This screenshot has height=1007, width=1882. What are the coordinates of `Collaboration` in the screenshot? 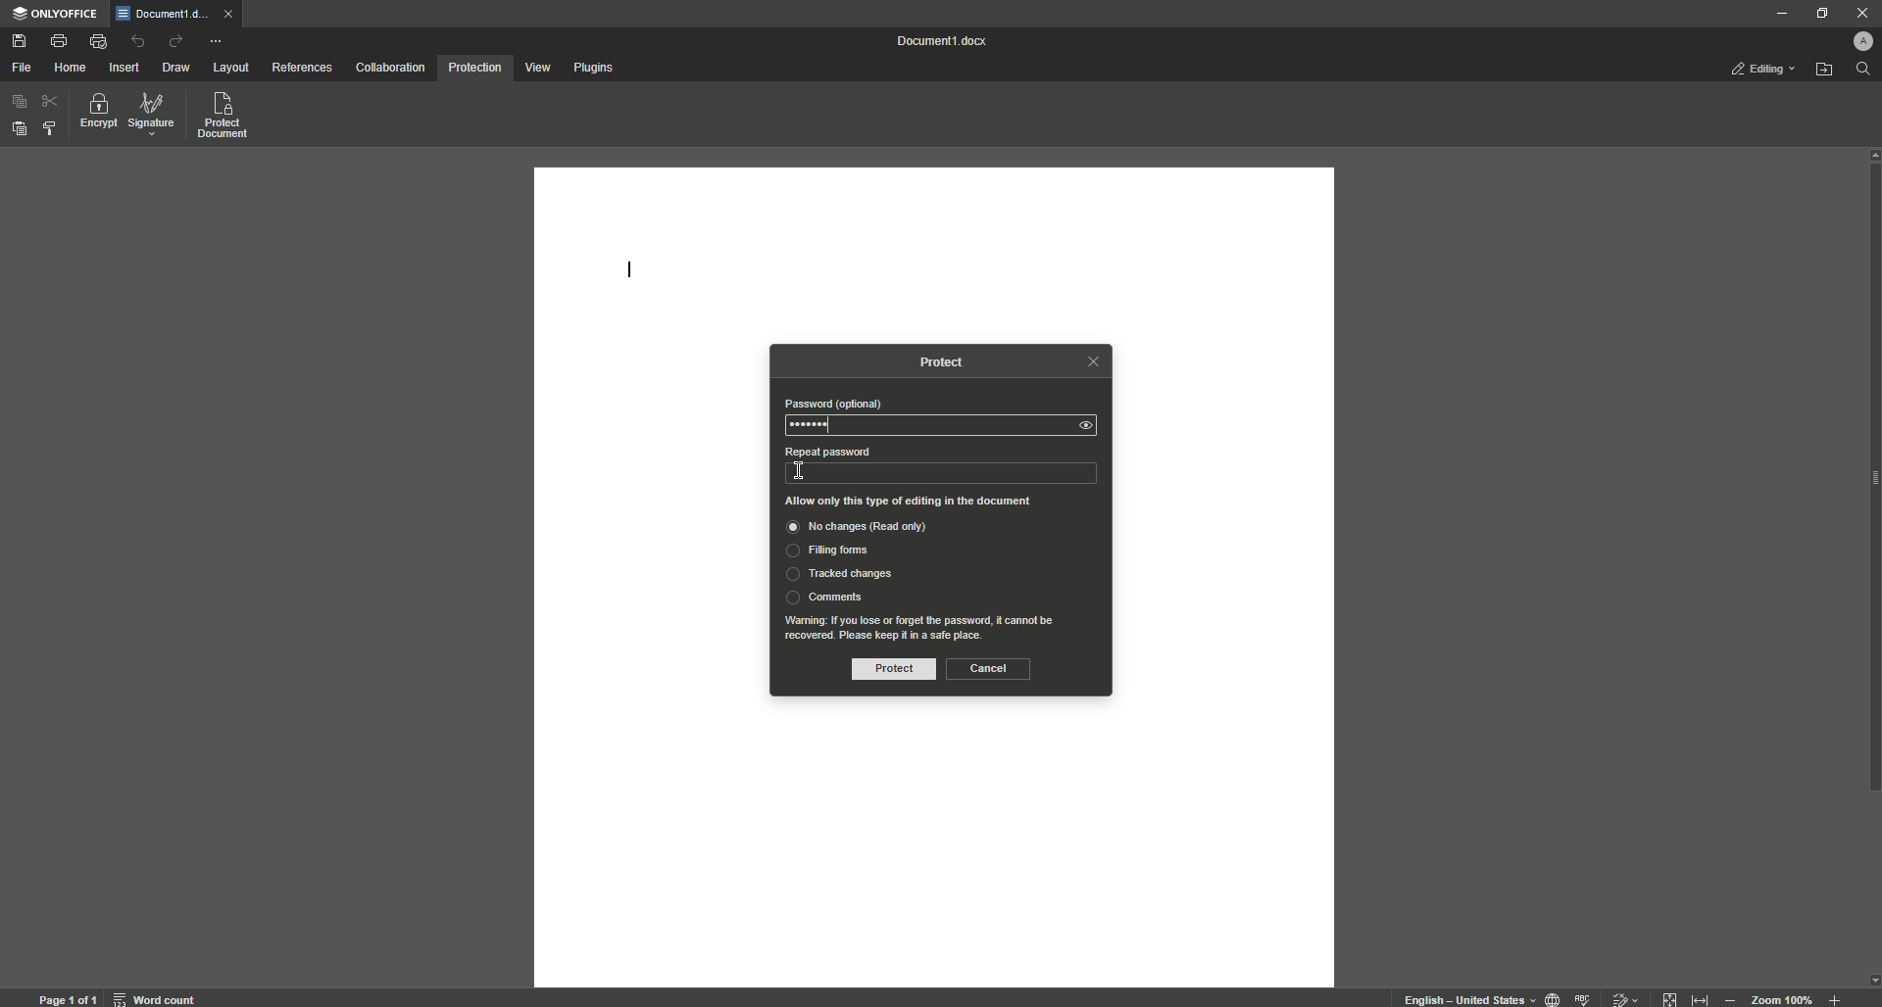 It's located at (391, 67).